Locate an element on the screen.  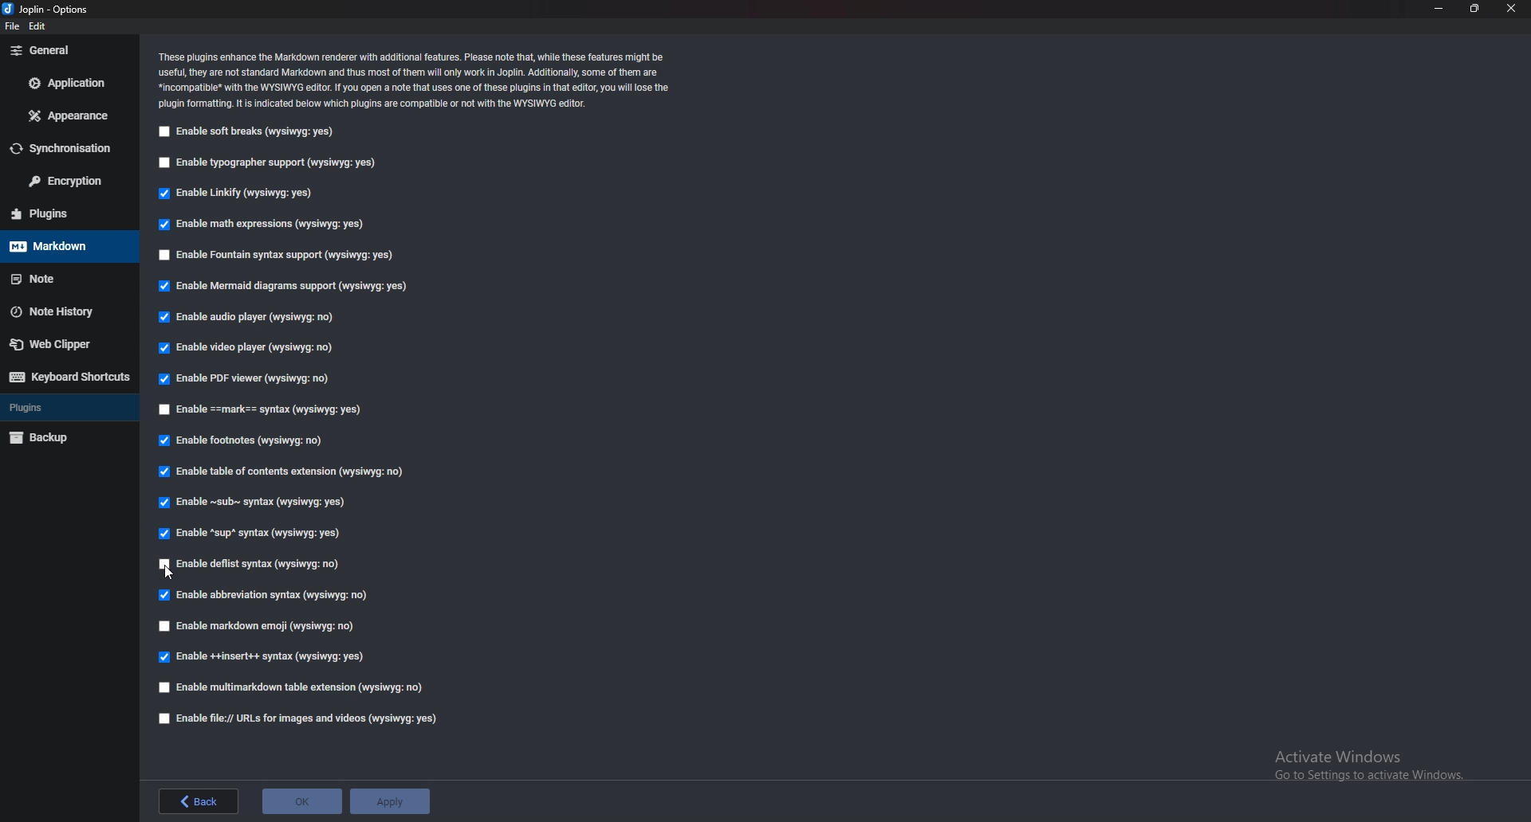
file is located at coordinates (15, 26).